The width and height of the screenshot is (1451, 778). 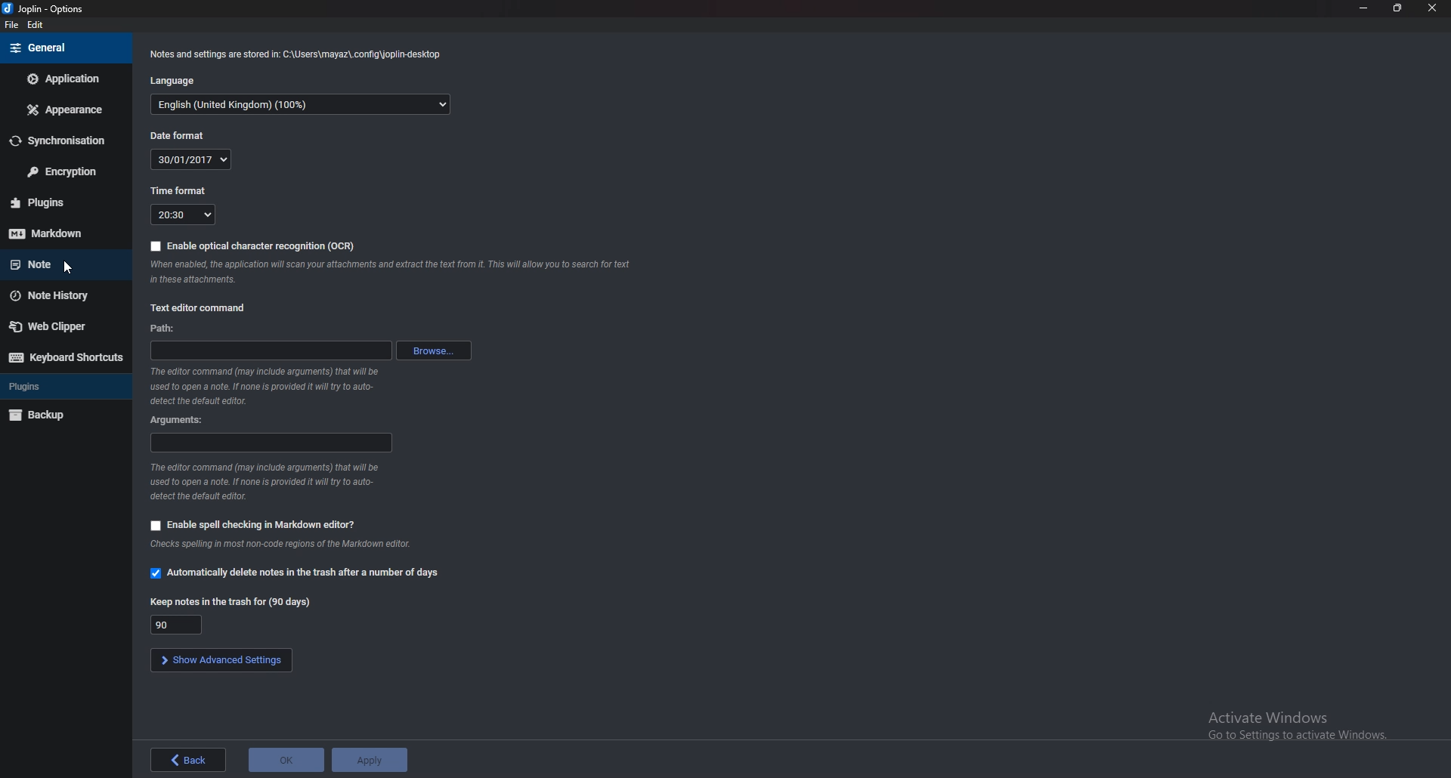 What do you see at coordinates (66, 172) in the screenshot?
I see `Encryption` at bounding box center [66, 172].